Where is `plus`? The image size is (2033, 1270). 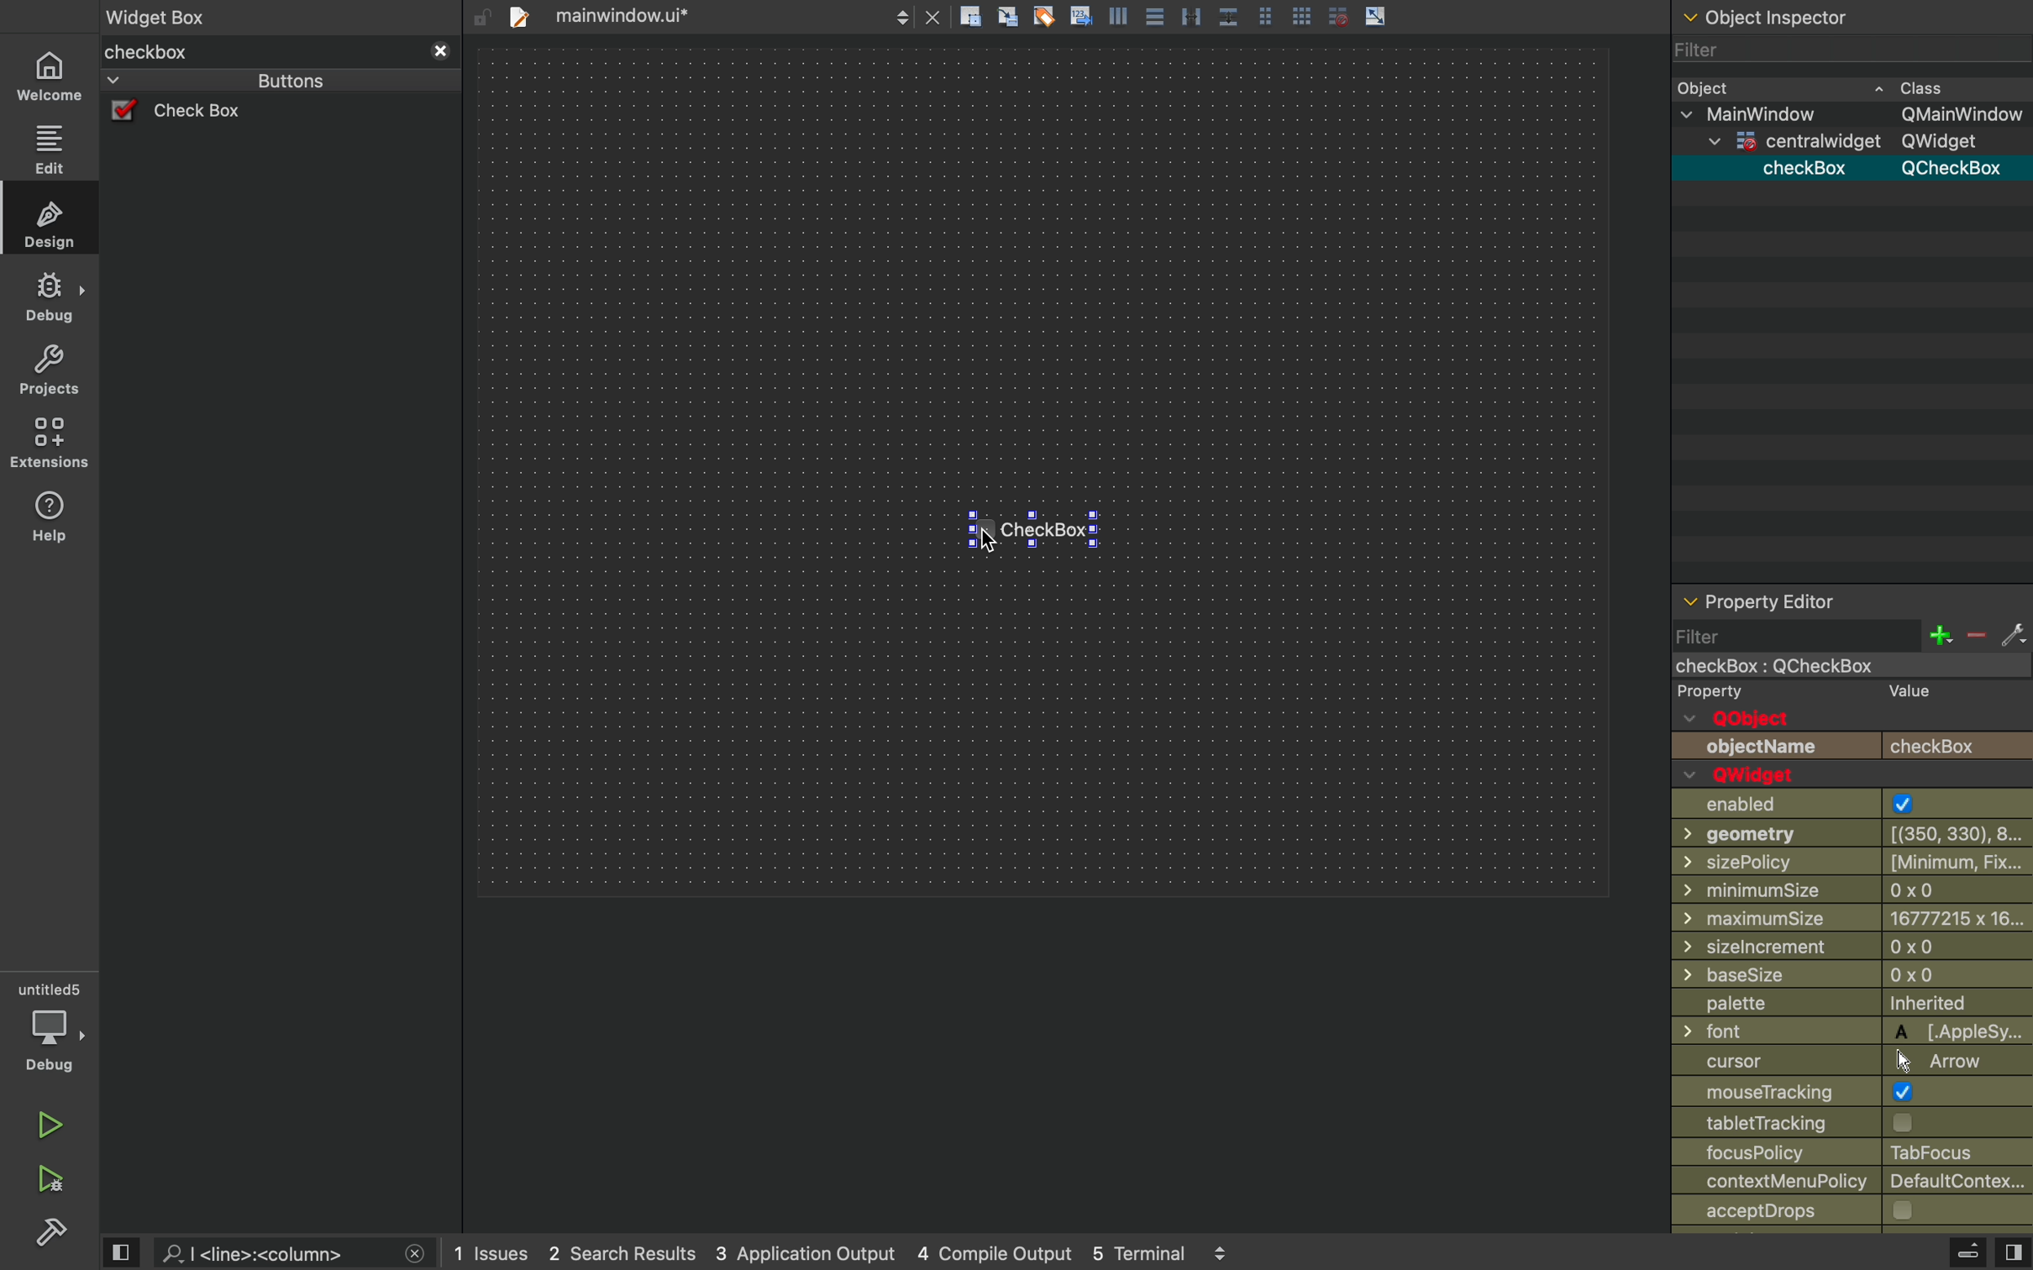 plus is located at coordinates (1939, 635).